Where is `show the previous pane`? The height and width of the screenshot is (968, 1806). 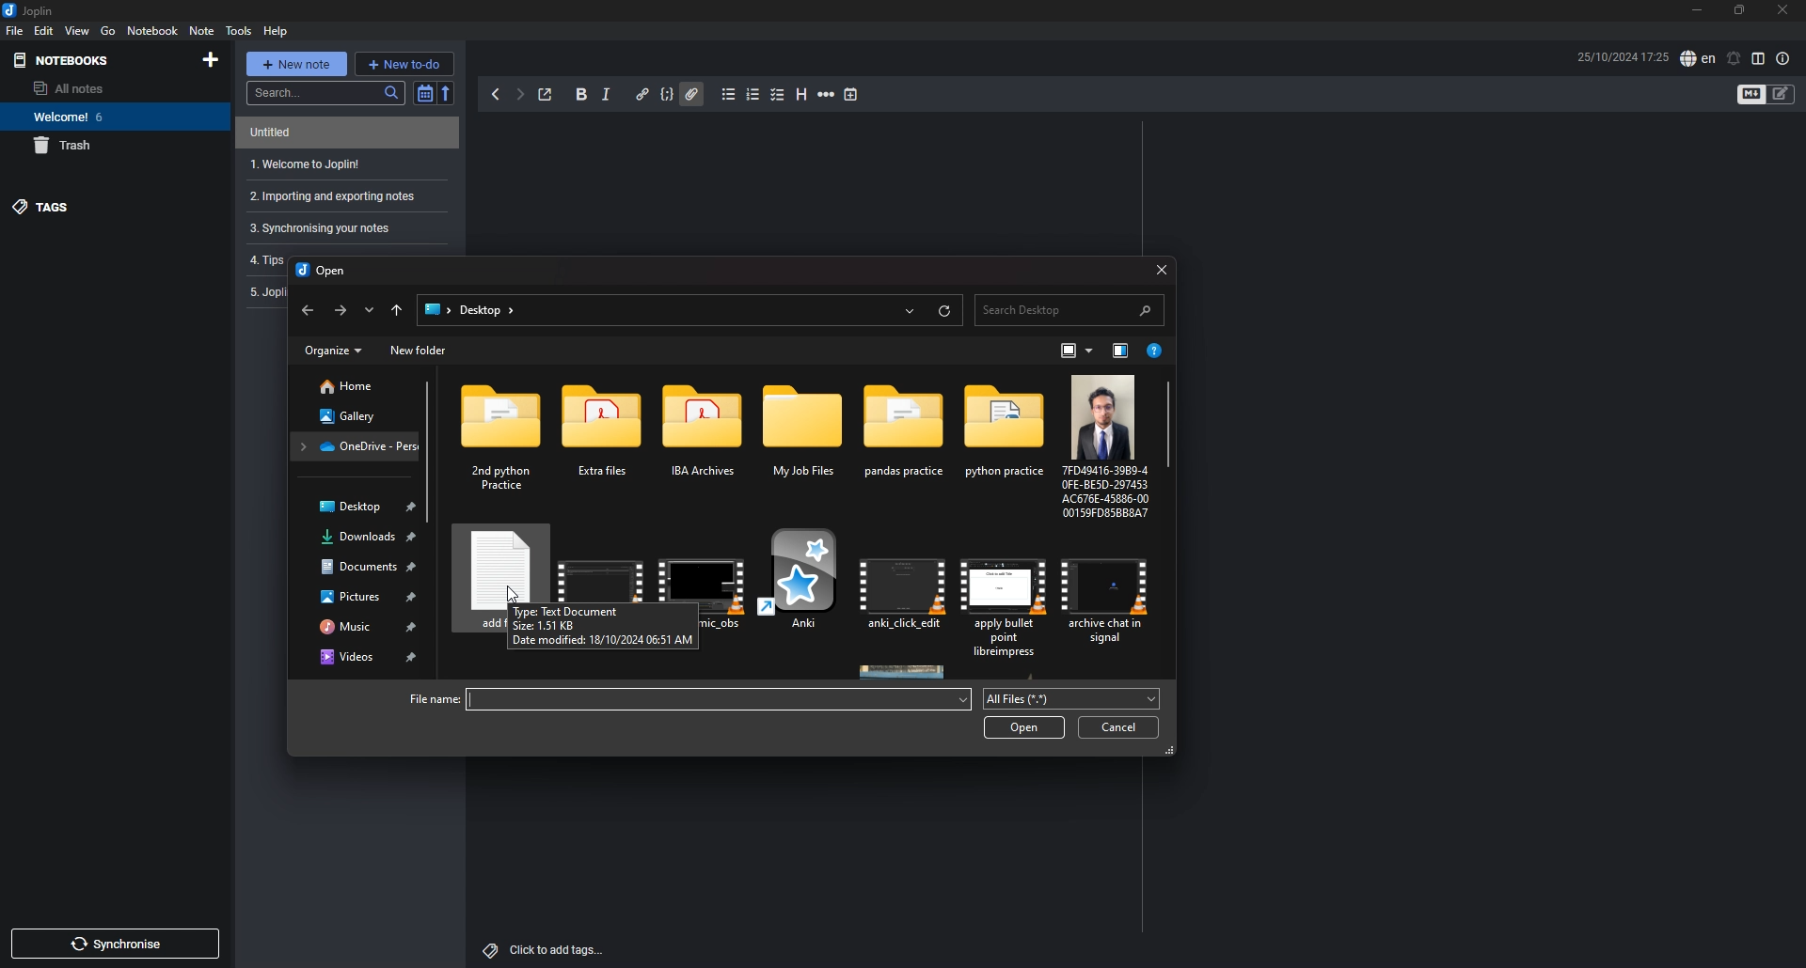
show the previous pane is located at coordinates (1120, 351).